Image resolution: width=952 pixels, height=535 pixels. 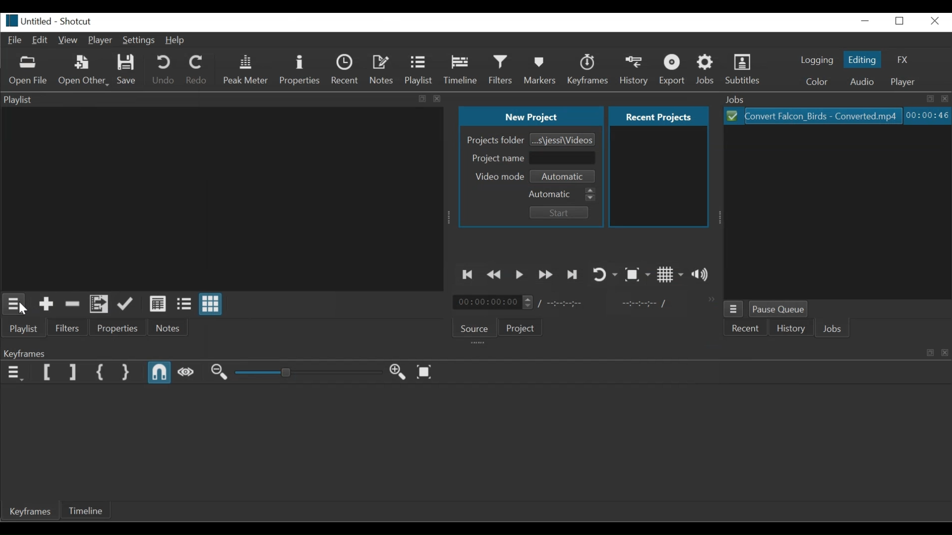 What do you see at coordinates (520, 274) in the screenshot?
I see `Toggle play or pause` at bounding box center [520, 274].